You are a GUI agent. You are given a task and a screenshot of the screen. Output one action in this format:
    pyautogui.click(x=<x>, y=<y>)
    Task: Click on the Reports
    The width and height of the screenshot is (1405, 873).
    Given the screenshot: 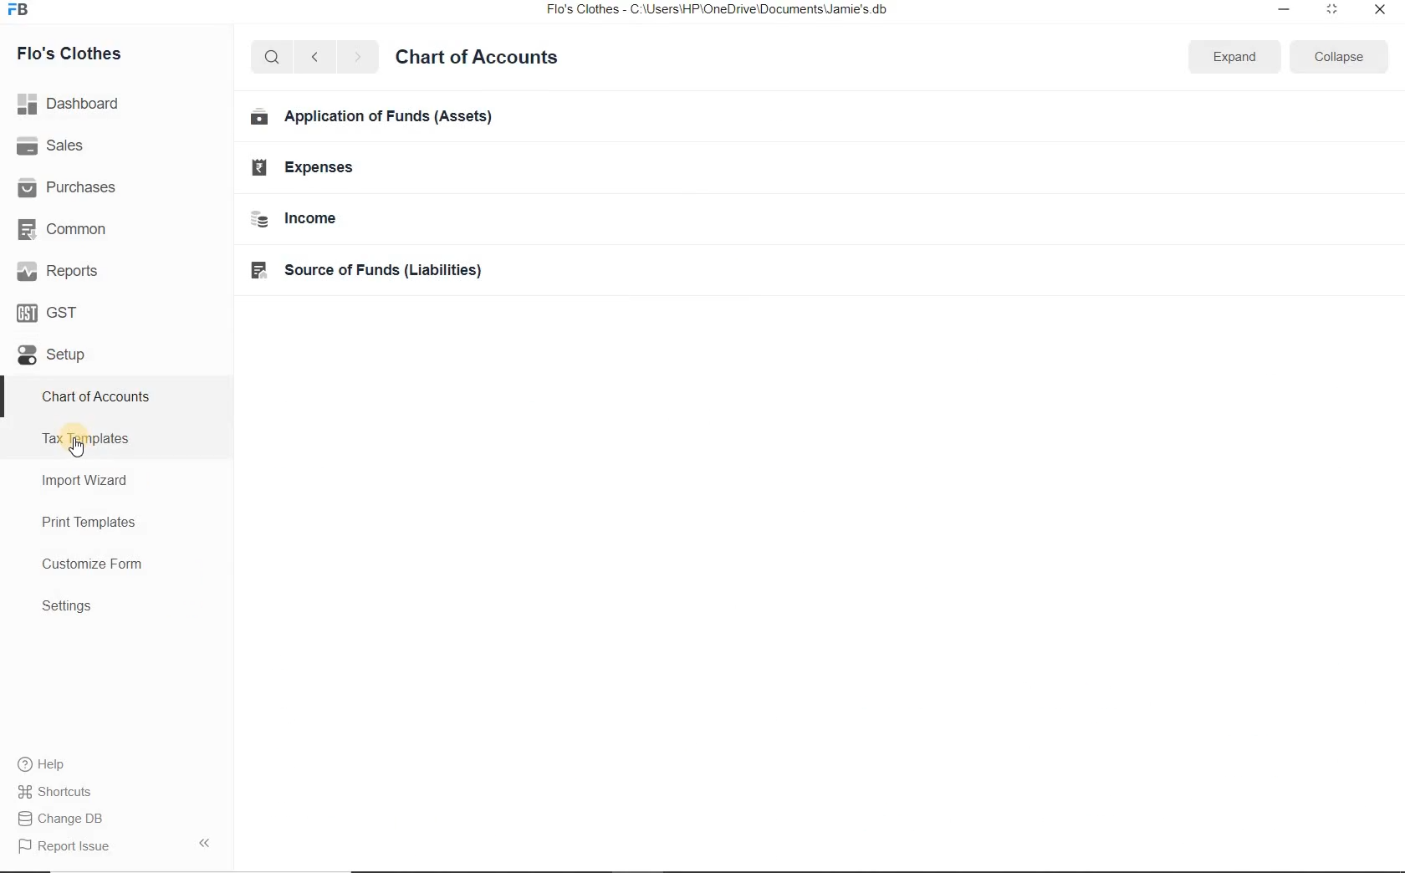 What is the action you would take?
    pyautogui.click(x=116, y=269)
    